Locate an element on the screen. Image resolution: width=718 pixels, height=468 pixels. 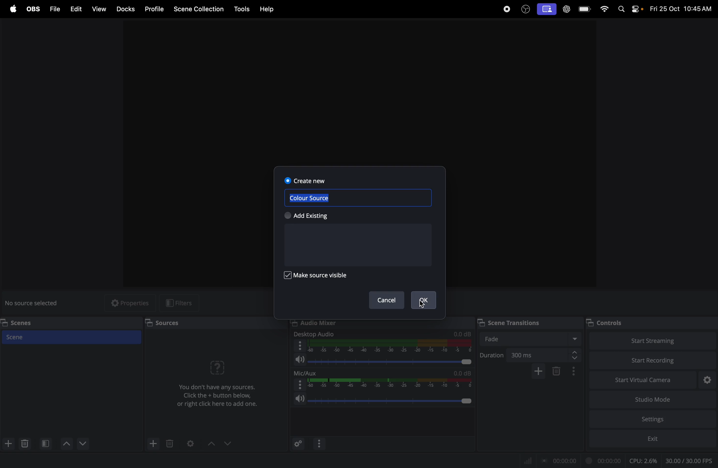
battery is located at coordinates (586, 9).